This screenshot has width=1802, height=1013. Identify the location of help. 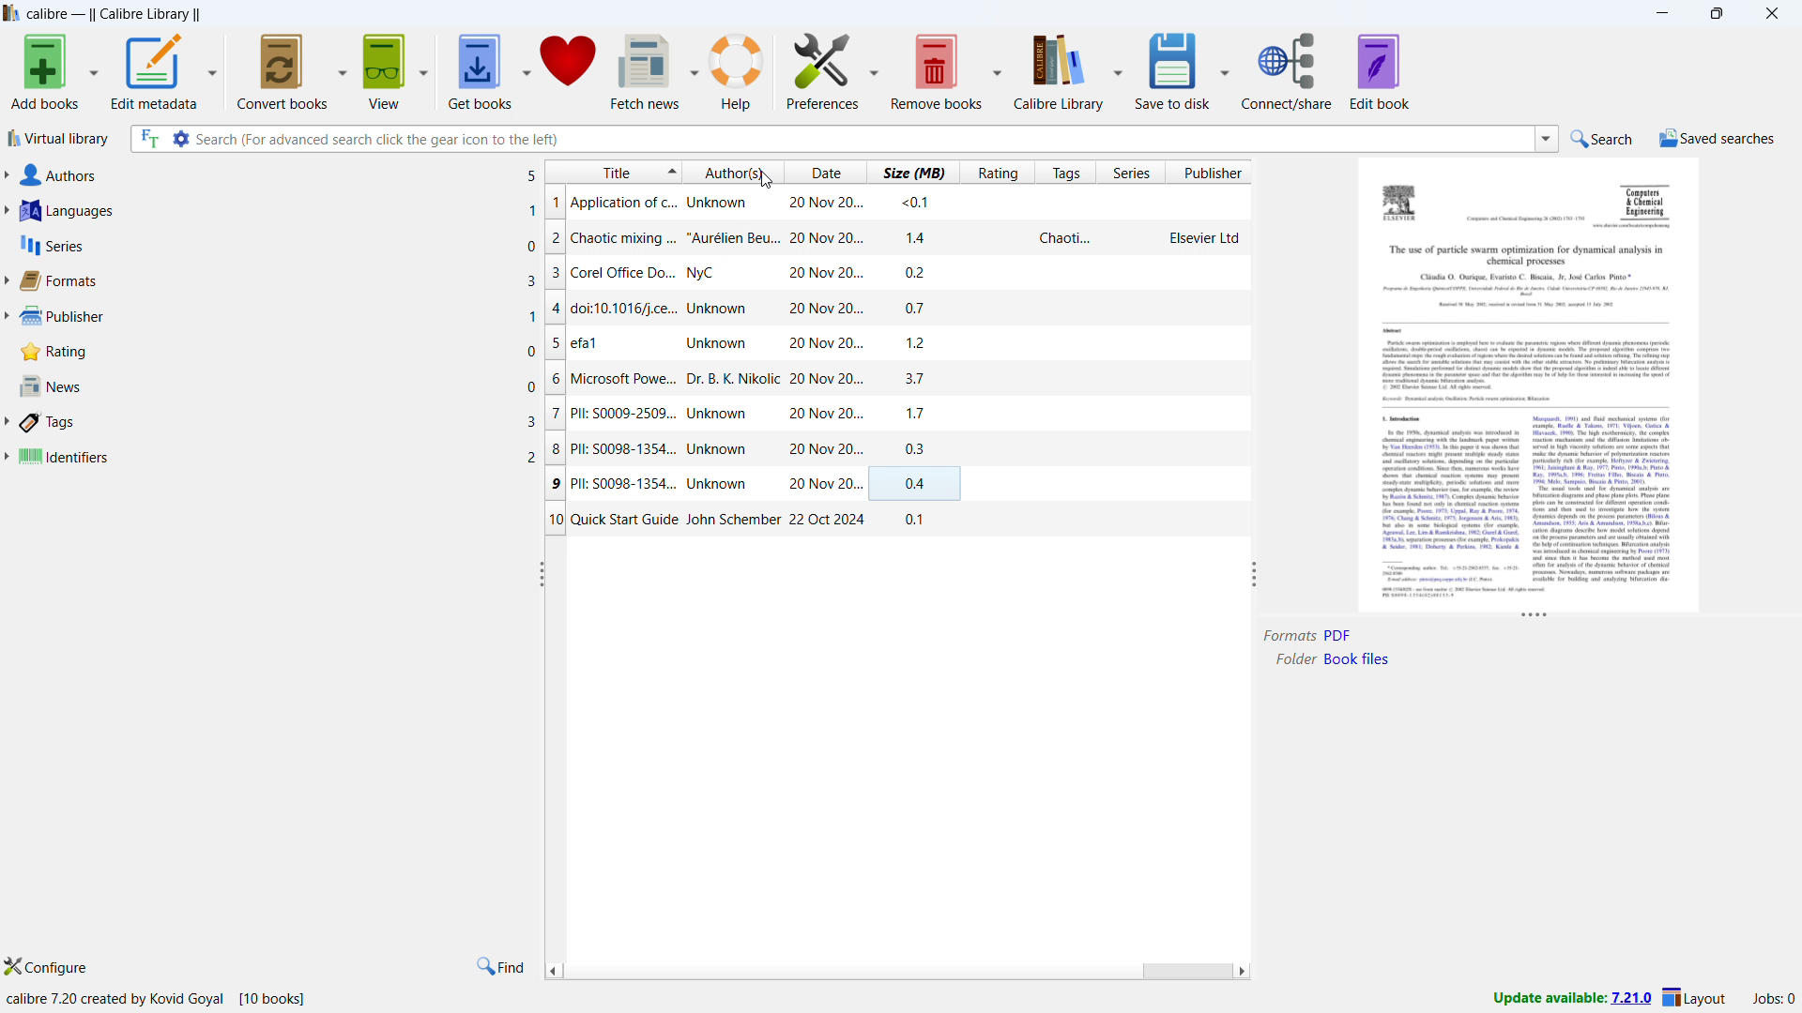
(737, 69).